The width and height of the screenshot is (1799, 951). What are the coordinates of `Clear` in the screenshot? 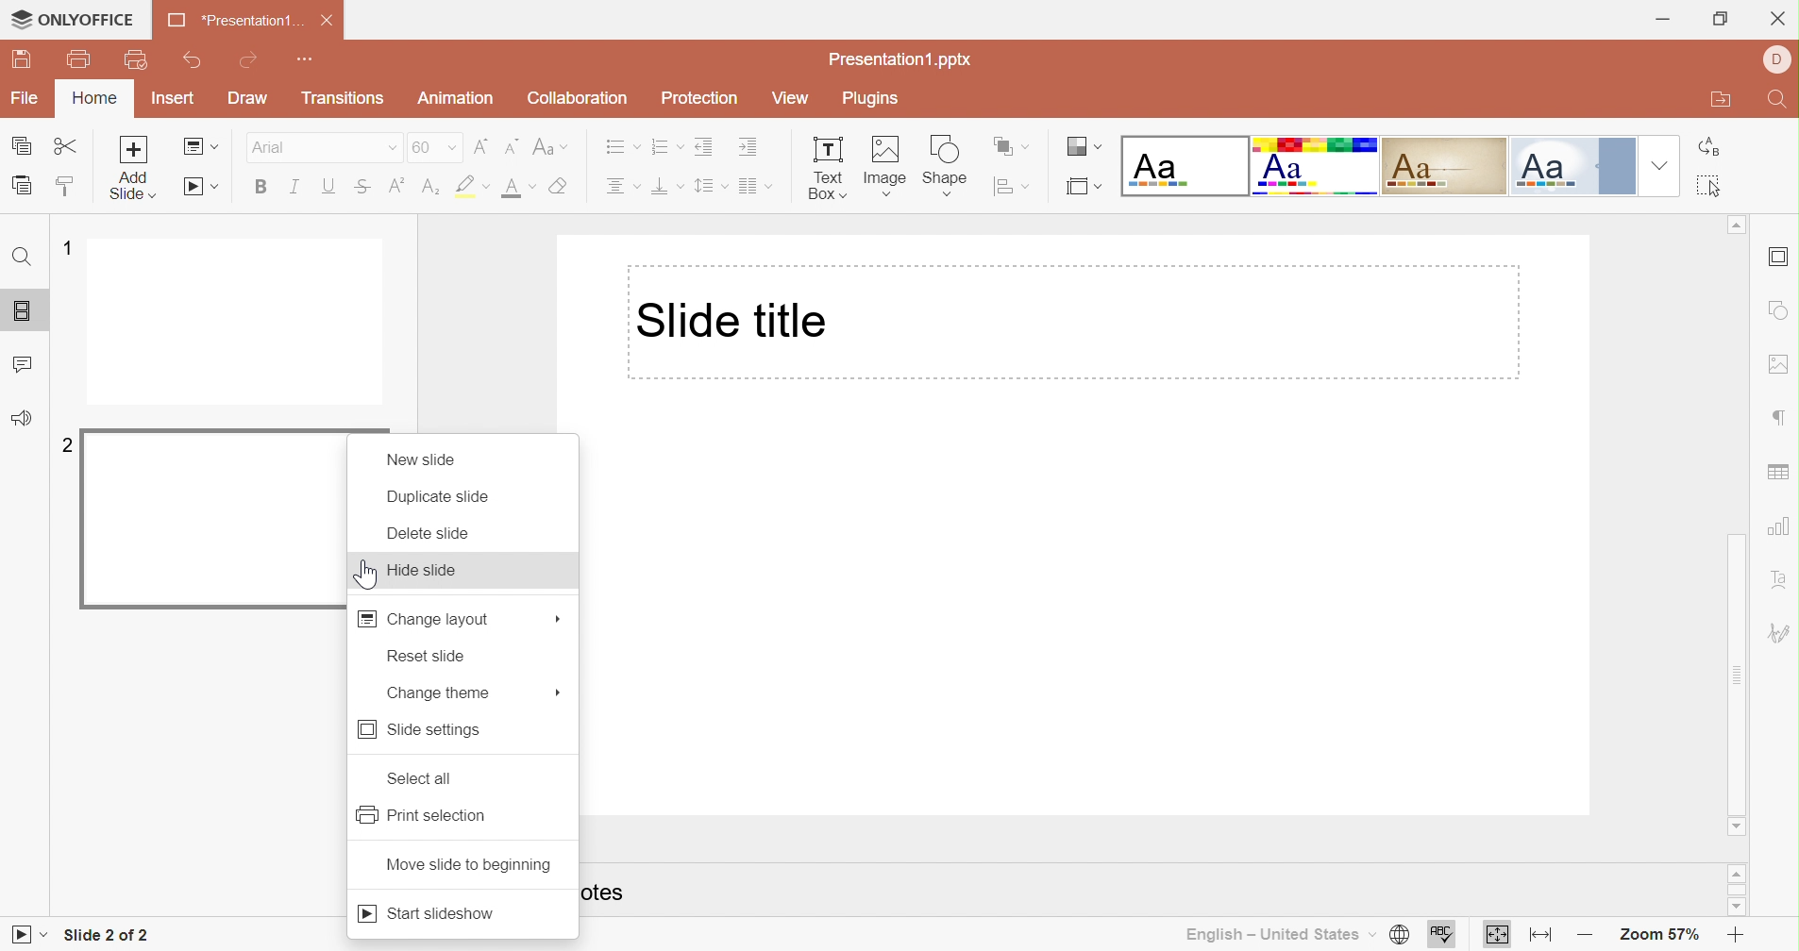 It's located at (562, 187).